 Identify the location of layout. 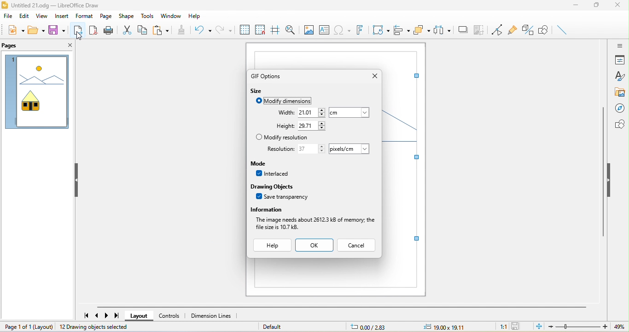
(140, 316).